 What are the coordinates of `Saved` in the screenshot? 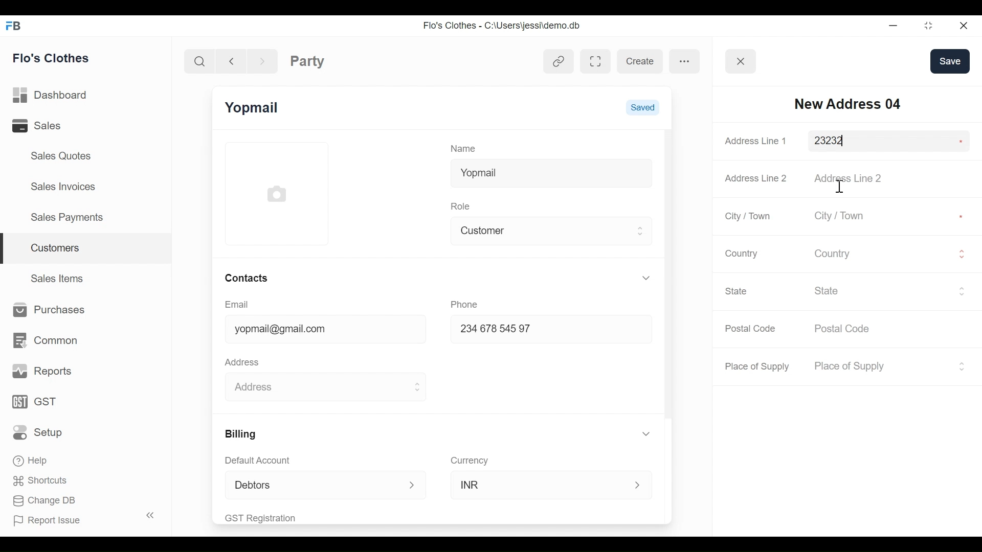 It's located at (642, 106).